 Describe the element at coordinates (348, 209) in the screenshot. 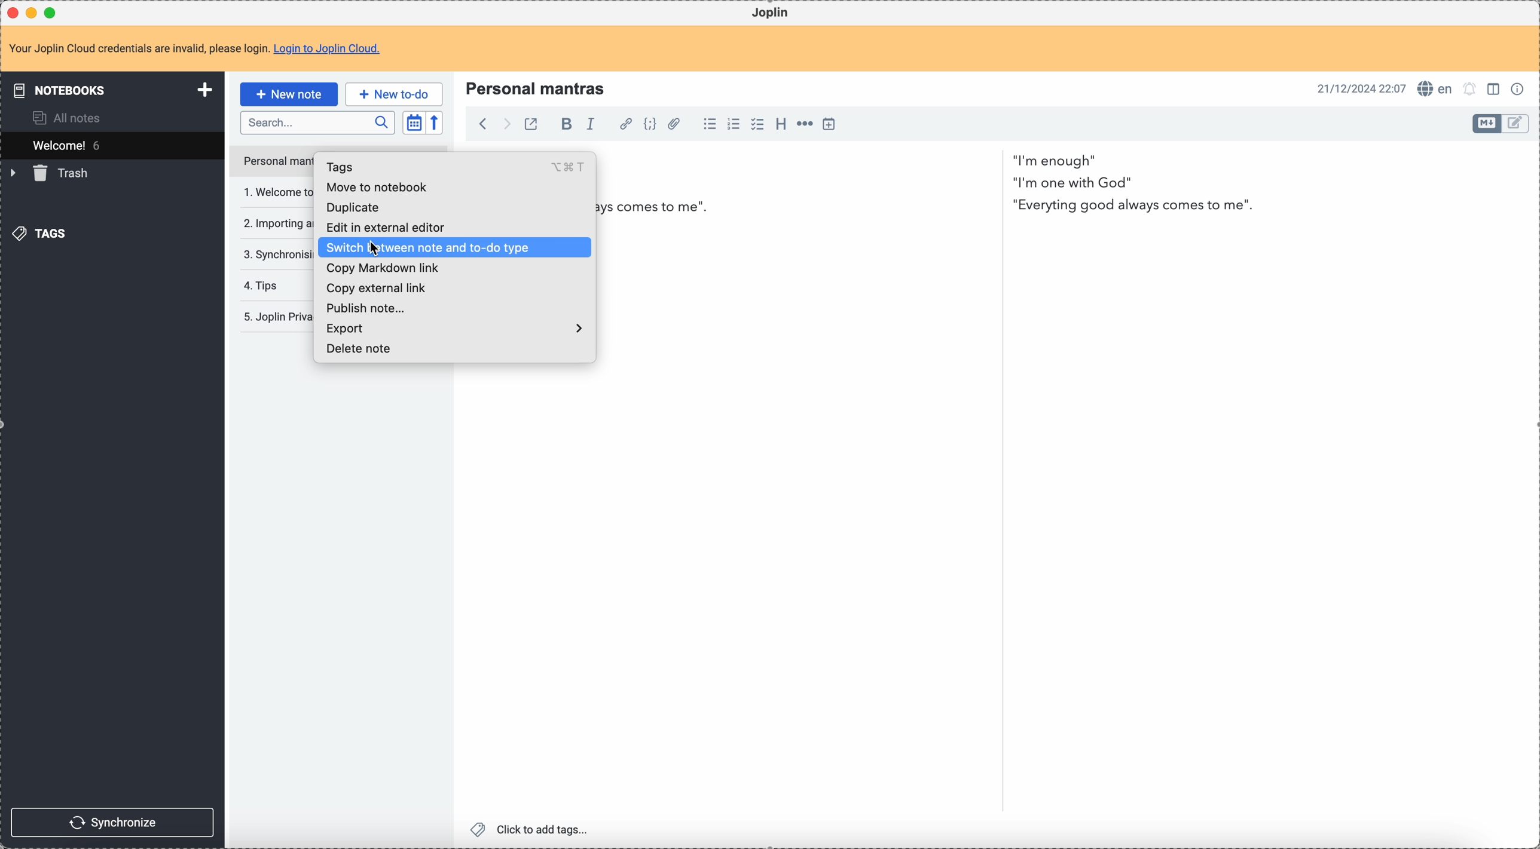

I see `duplicate` at that location.